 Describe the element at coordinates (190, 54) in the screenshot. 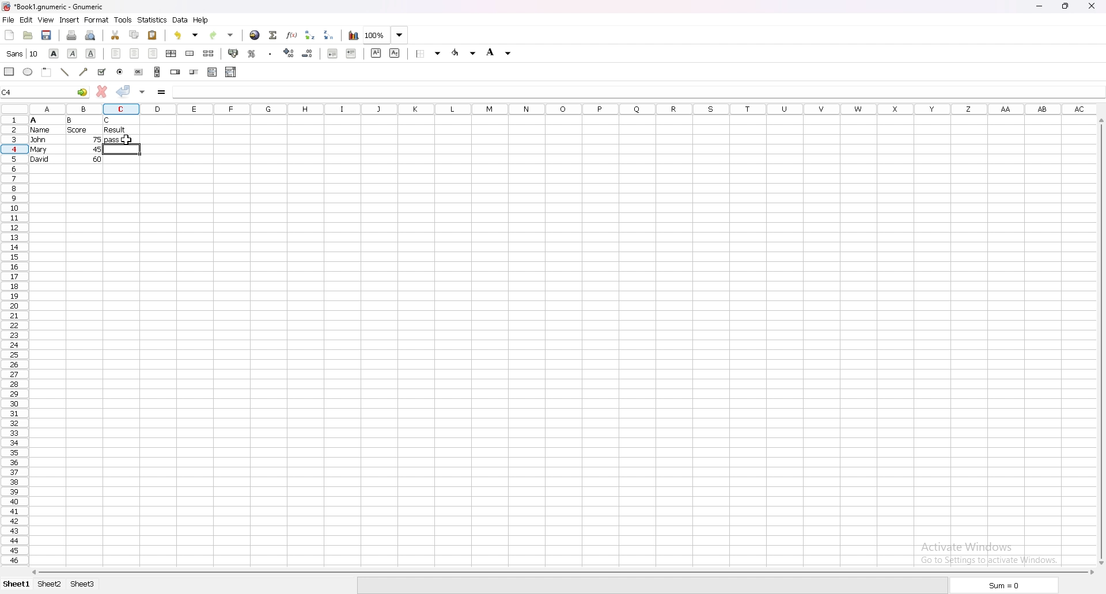

I see `merged cell` at that location.